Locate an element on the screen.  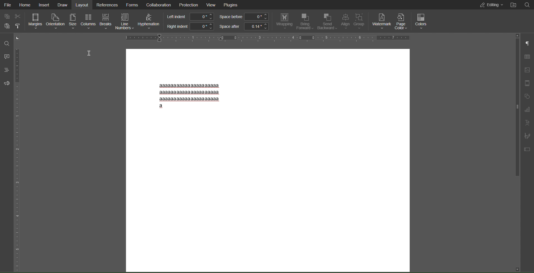
aaaaaaaaaaaaaaaaaaaaa
aaaaaaaaaaaaaaaaaaaaa
aaaaaaaaaaaaaaaaaaaaa
a is located at coordinates (188, 95).